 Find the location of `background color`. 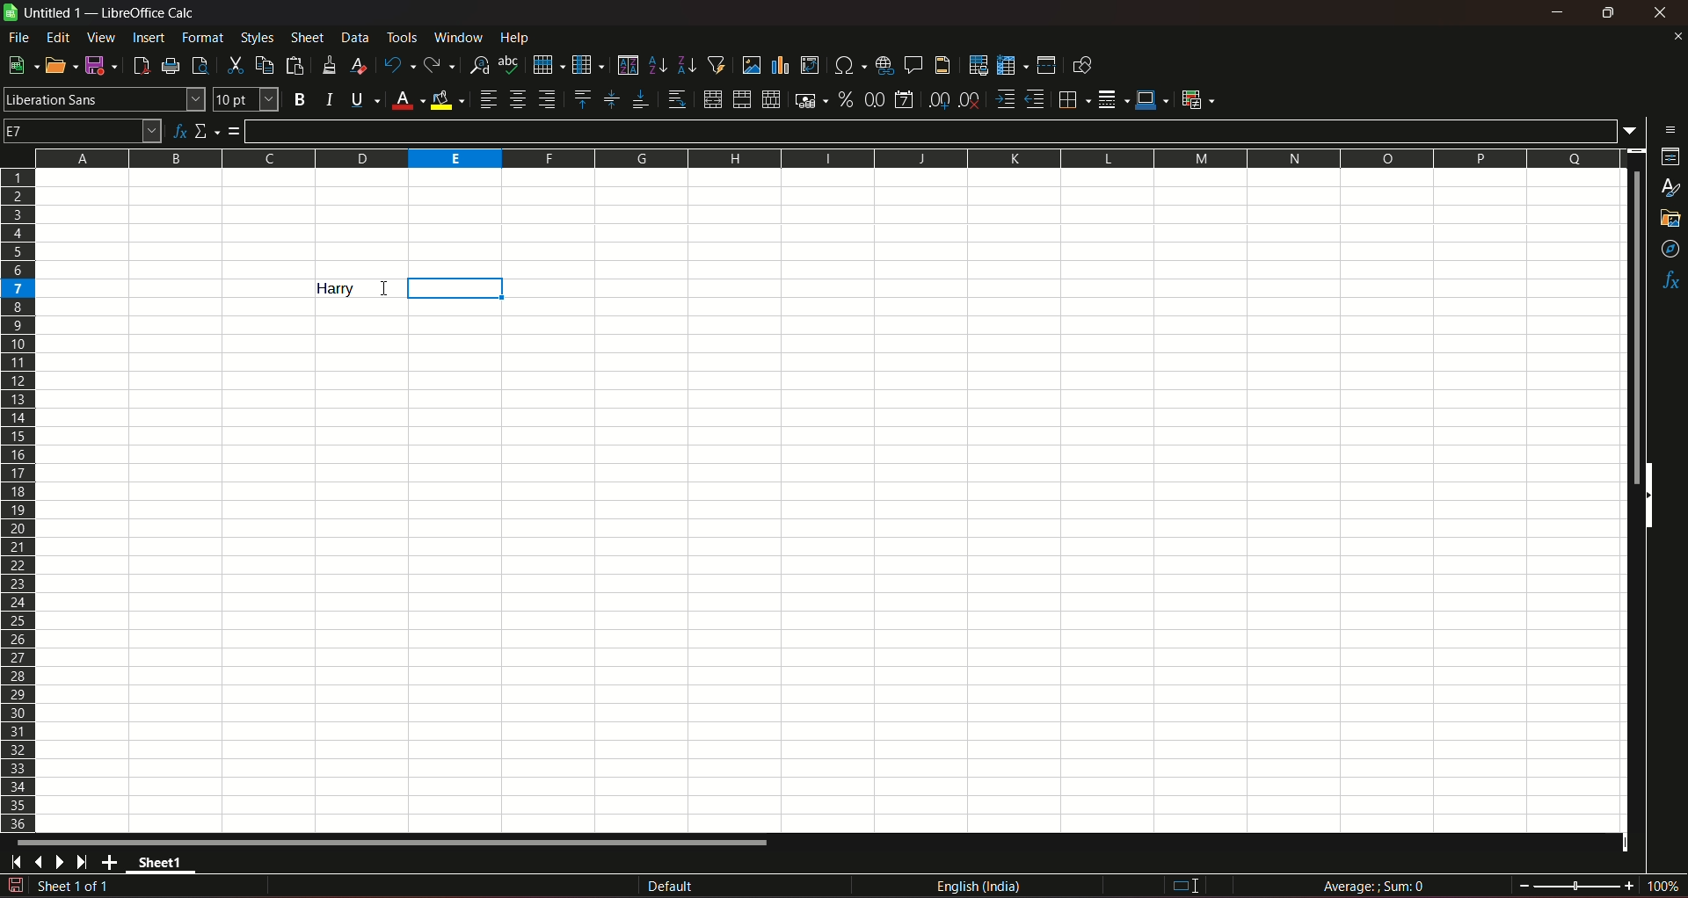

background color is located at coordinates (448, 99).